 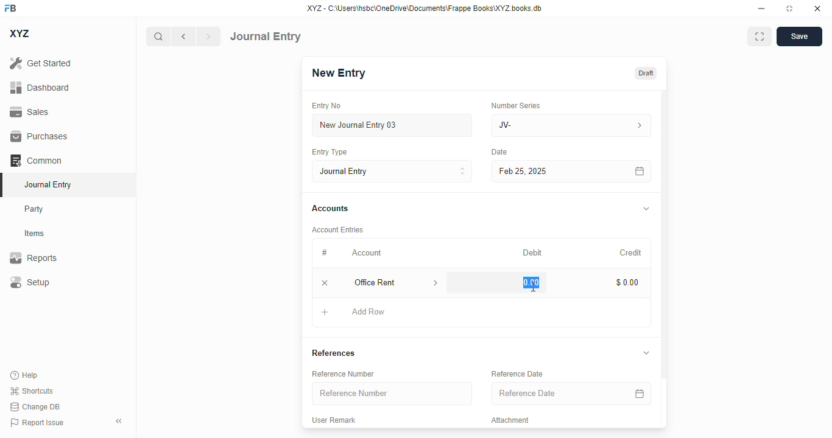 I want to click on feb 25, 2025, so click(x=554, y=172).